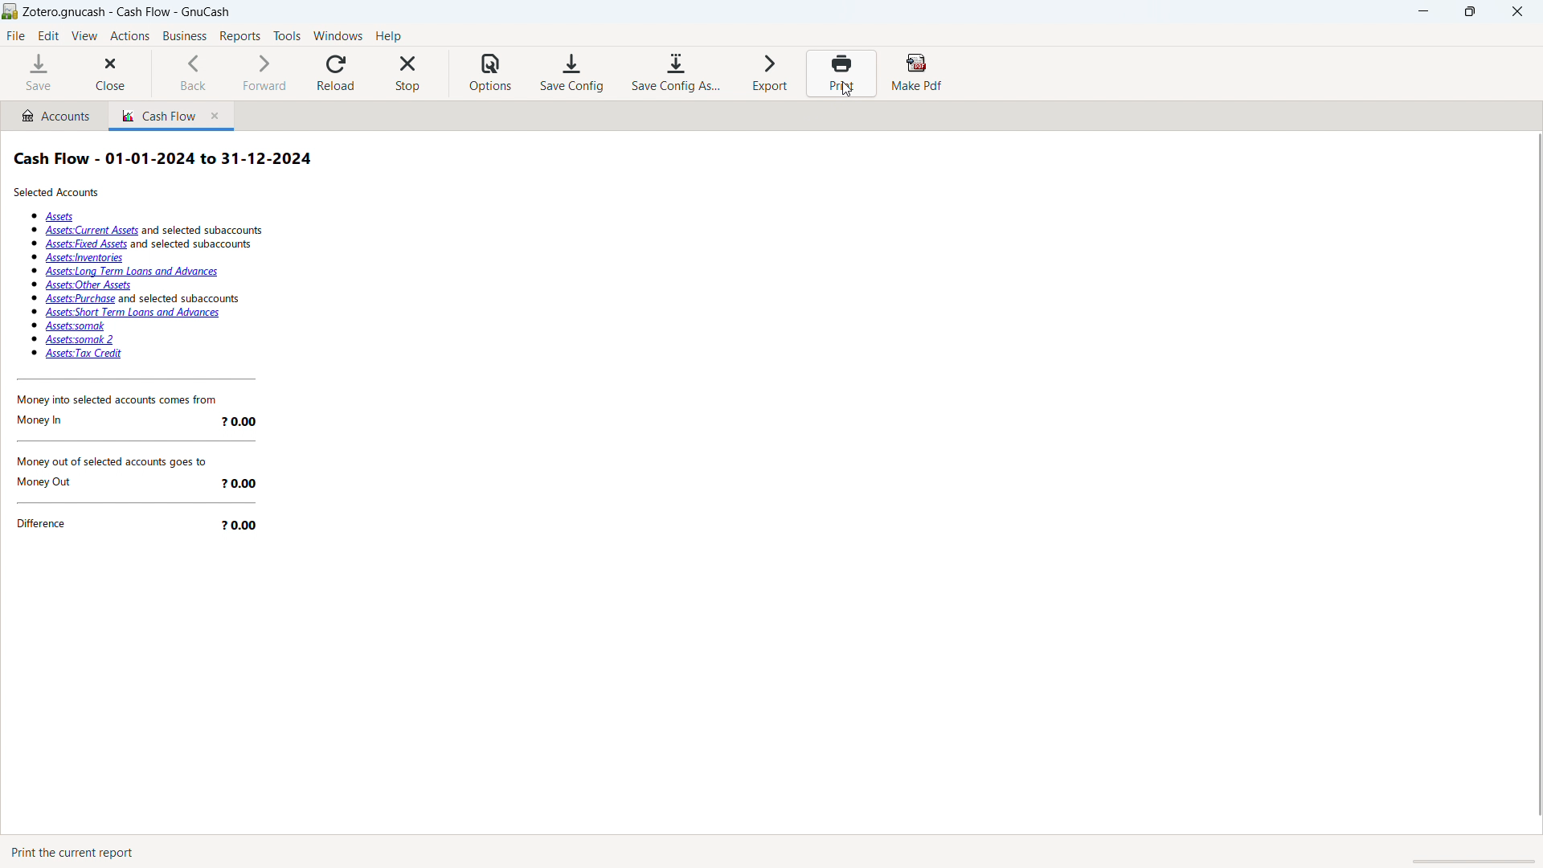 This screenshot has height=868, width=1543. What do you see at coordinates (571, 73) in the screenshot?
I see `save configuration` at bounding box center [571, 73].